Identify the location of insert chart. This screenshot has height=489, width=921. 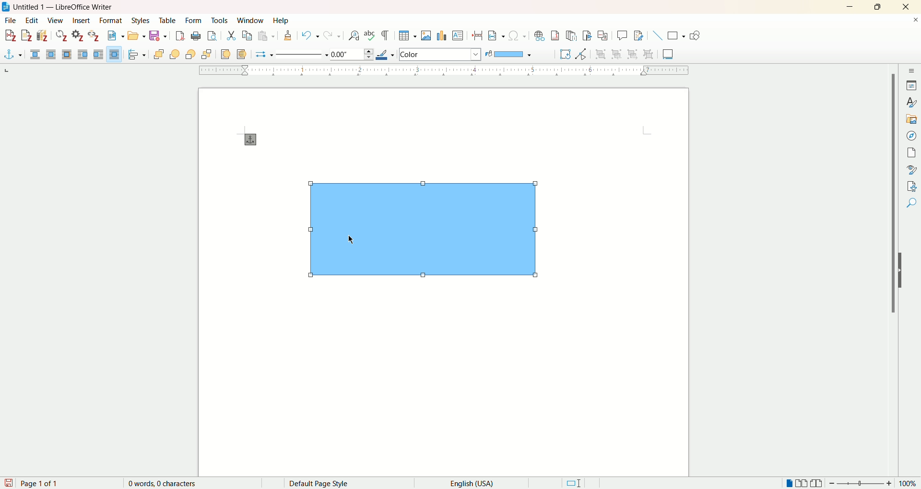
(442, 36).